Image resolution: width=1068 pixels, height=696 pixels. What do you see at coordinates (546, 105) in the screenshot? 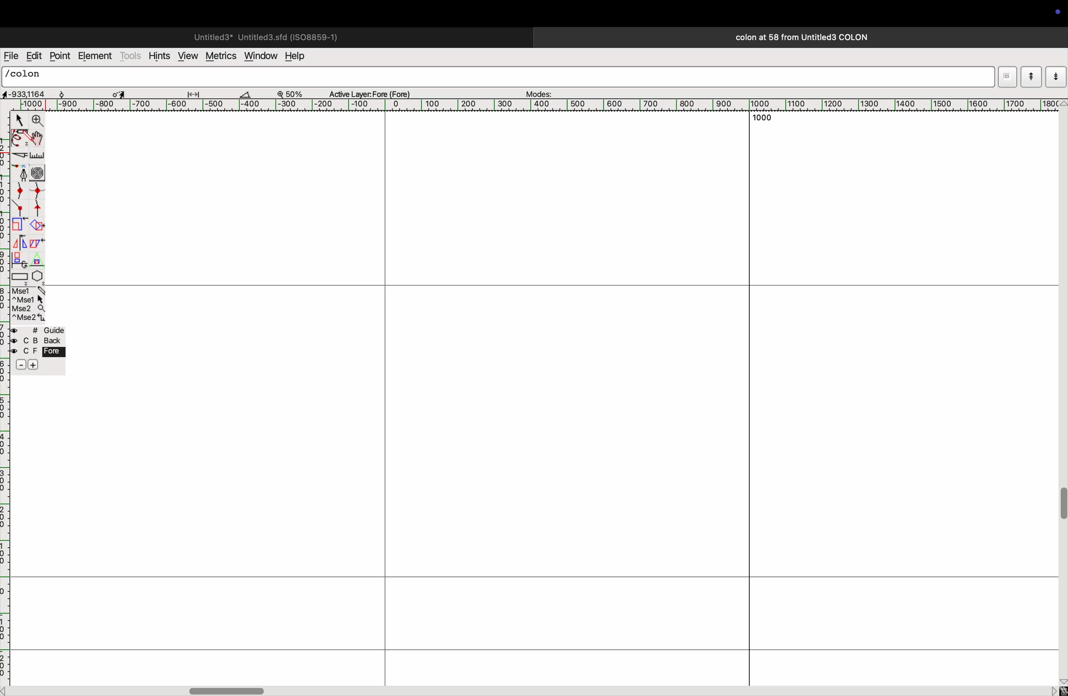
I see `horizontal scale` at bounding box center [546, 105].